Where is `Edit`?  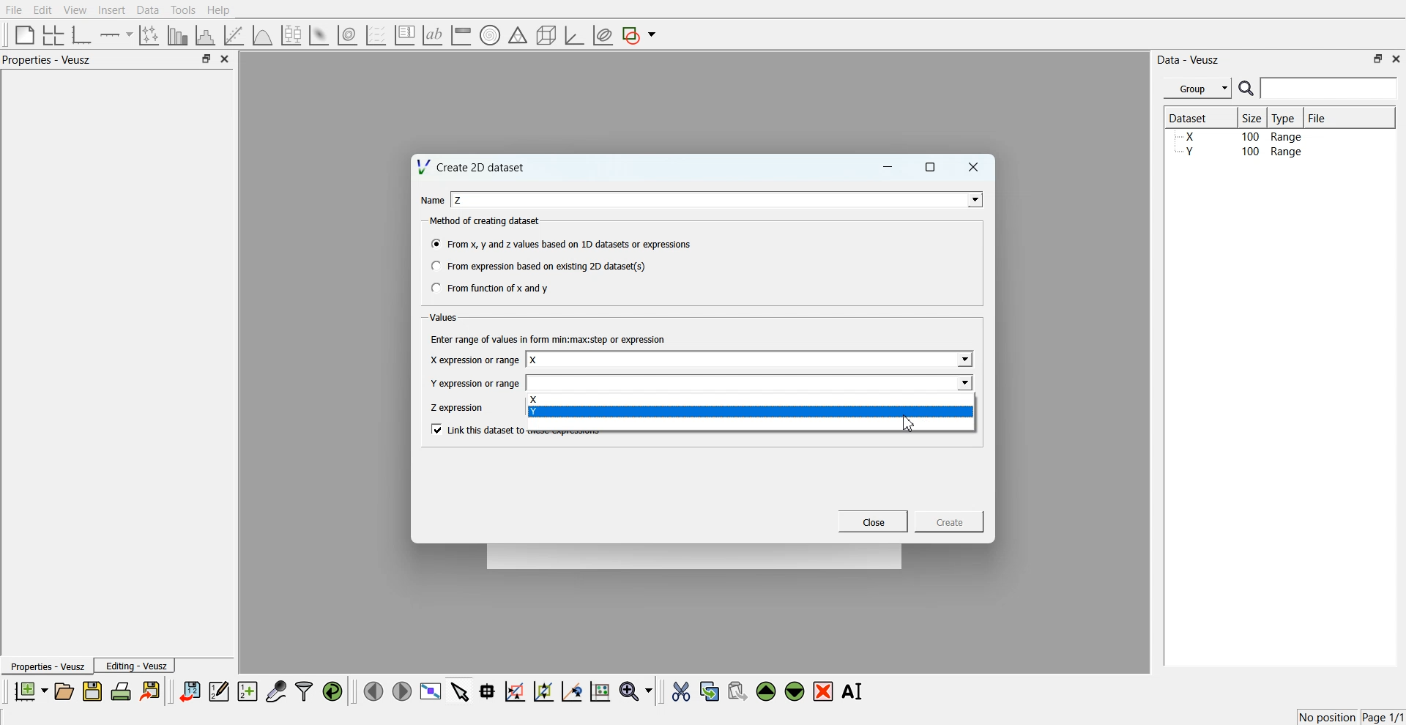
Edit is located at coordinates (42, 10).